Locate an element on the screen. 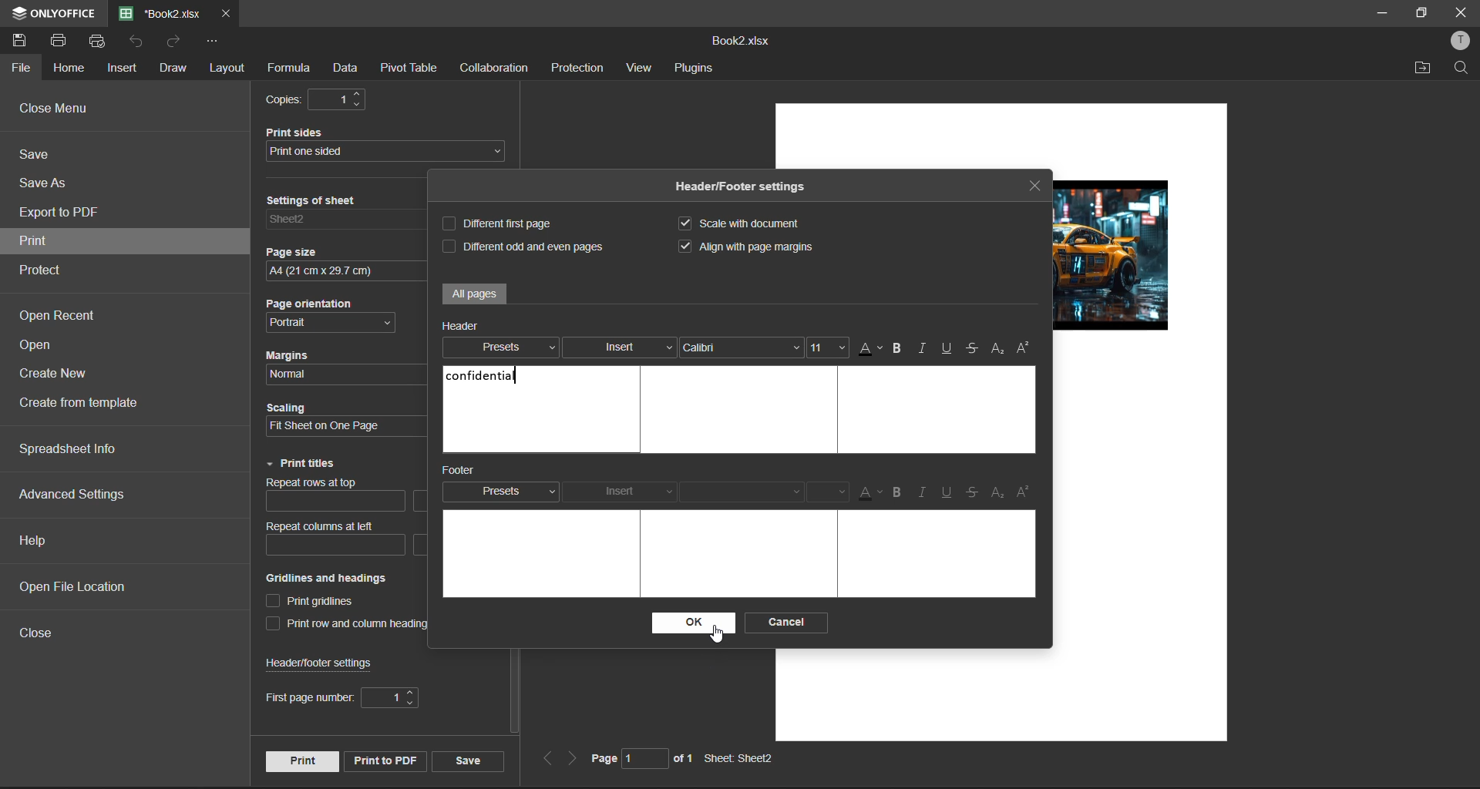 The height and width of the screenshot is (789, 1480). font color is located at coordinates (866, 492).